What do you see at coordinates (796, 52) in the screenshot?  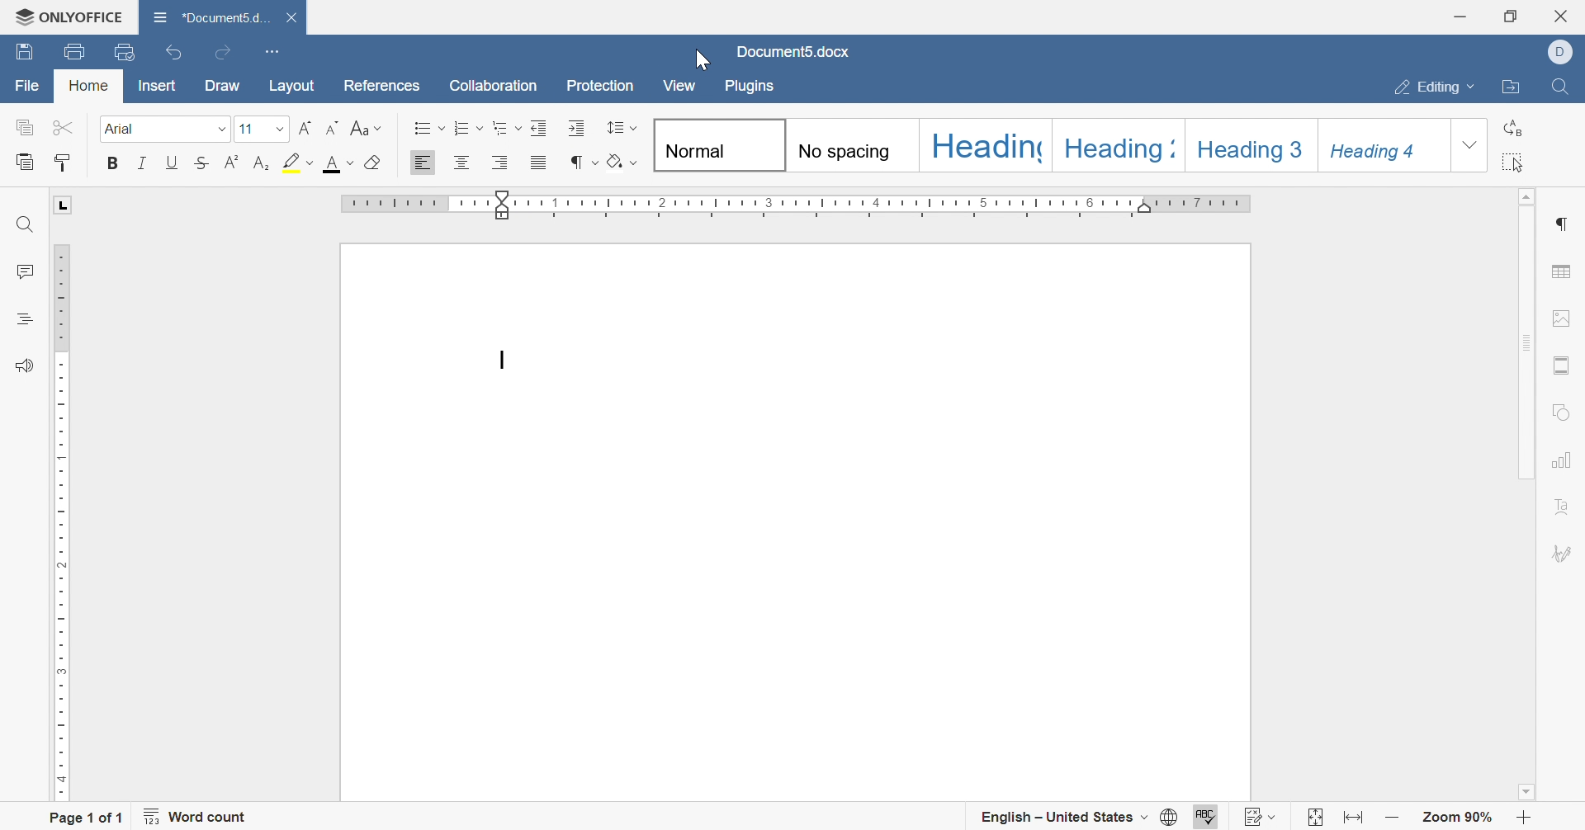 I see `document5.docx` at bounding box center [796, 52].